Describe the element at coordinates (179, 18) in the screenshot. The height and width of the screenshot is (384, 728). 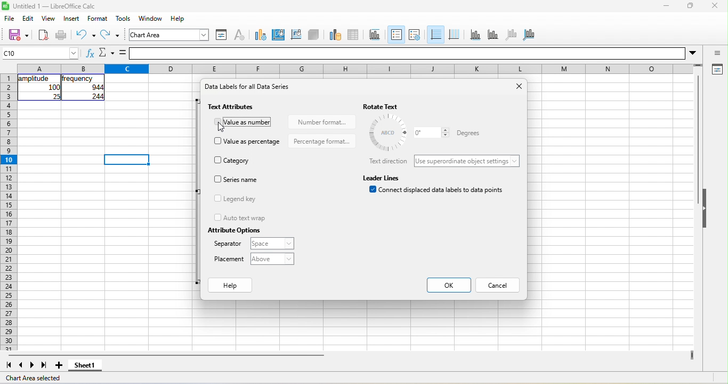
I see `help` at that location.